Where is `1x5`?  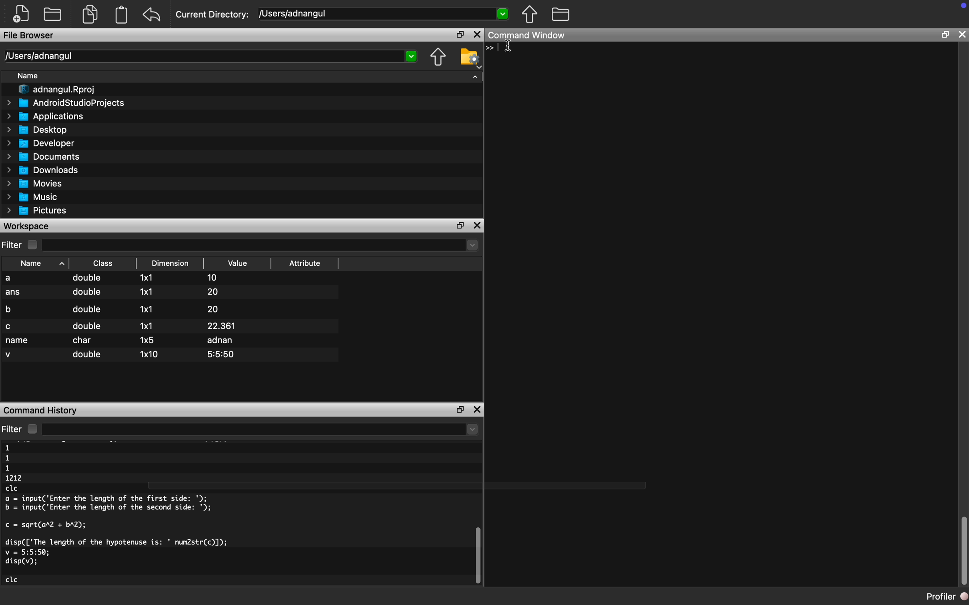 1x5 is located at coordinates (147, 340).